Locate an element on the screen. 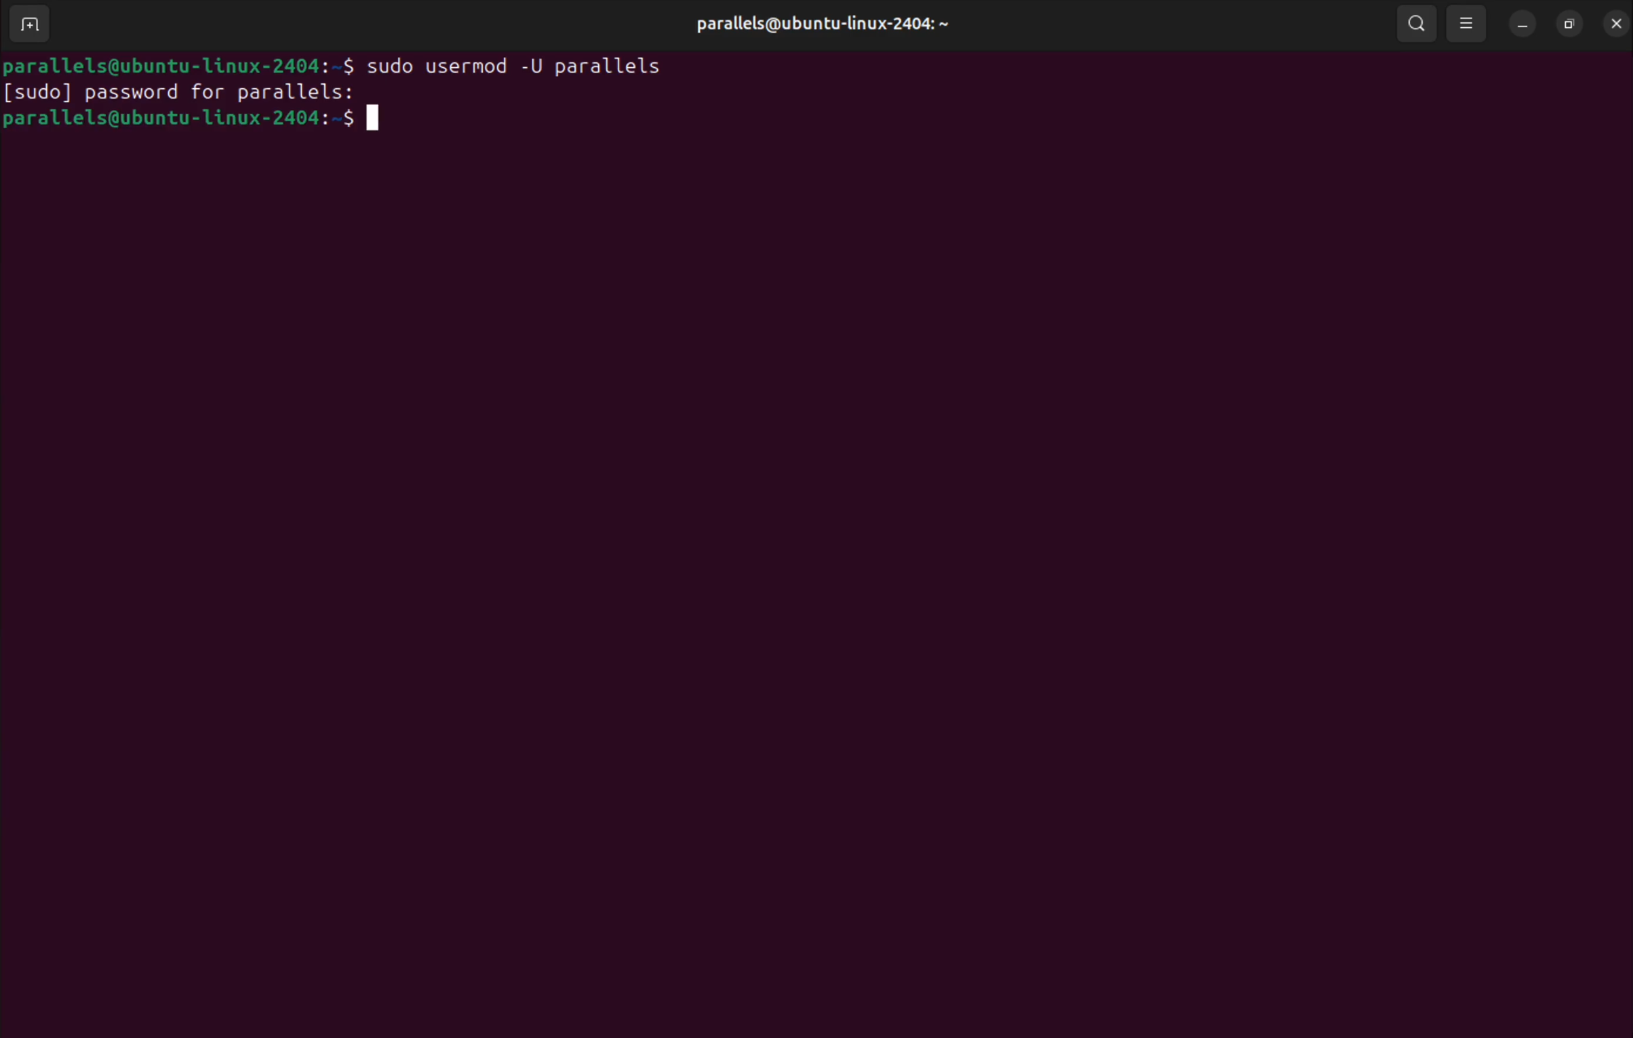 This screenshot has height=1038, width=1633. resize is located at coordinates (1567, 22).